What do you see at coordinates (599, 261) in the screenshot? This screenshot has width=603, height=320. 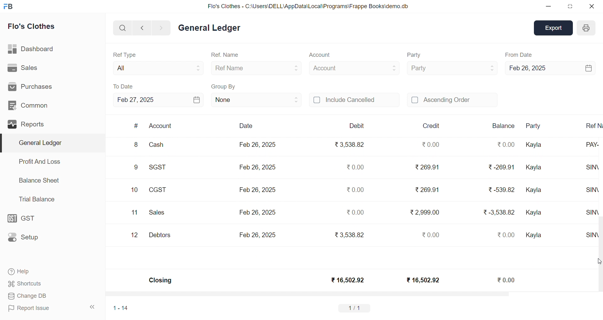 I see `CURSOR` at bounding box center [599, 261].